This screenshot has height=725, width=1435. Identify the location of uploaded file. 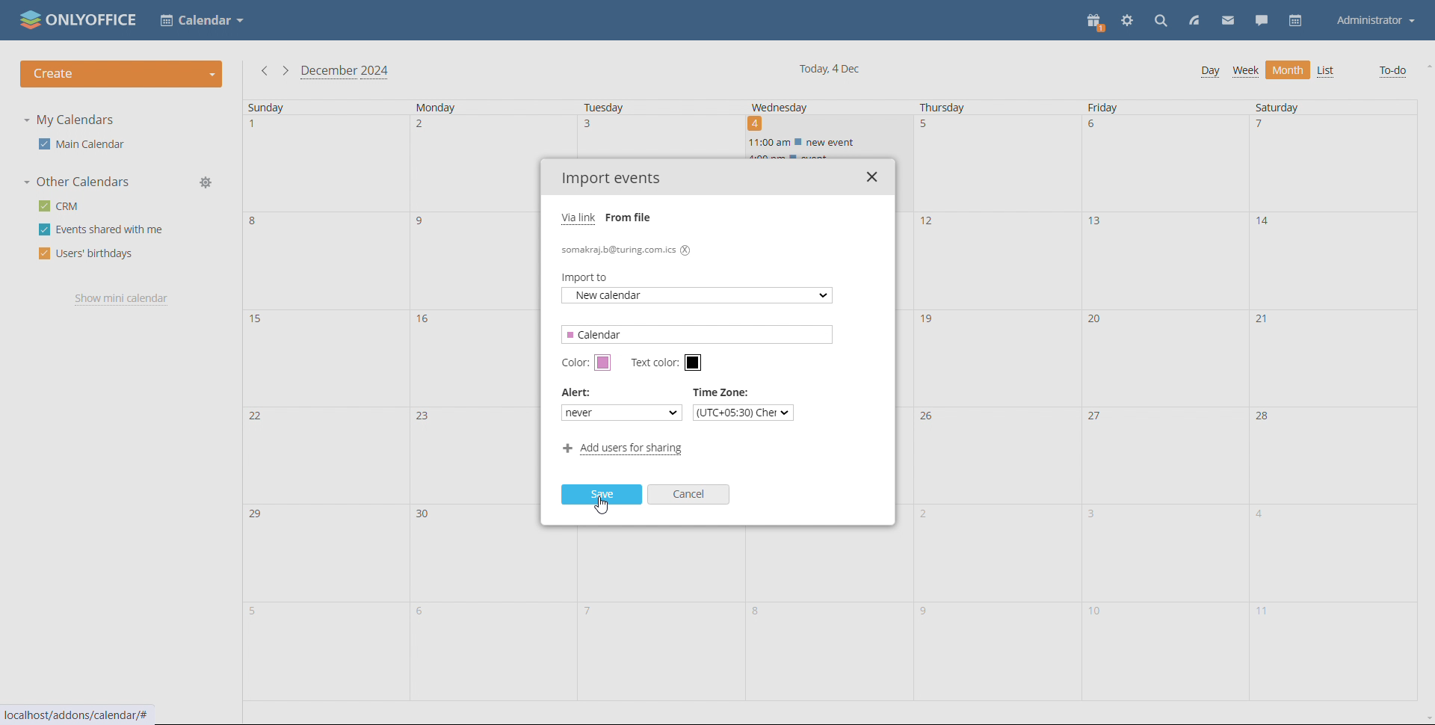
(627, 249).